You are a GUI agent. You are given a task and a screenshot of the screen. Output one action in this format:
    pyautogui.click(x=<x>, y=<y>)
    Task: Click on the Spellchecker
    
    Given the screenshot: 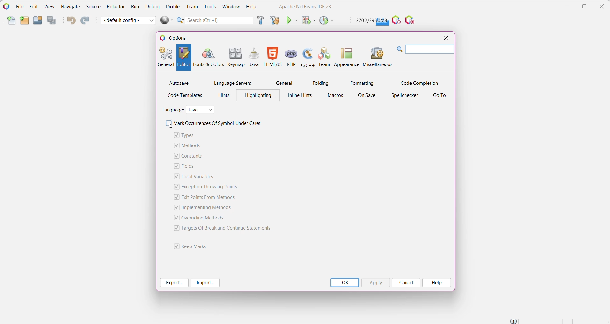 What is the action you would take?
    pyautogui.click(x=405, y=96)
    